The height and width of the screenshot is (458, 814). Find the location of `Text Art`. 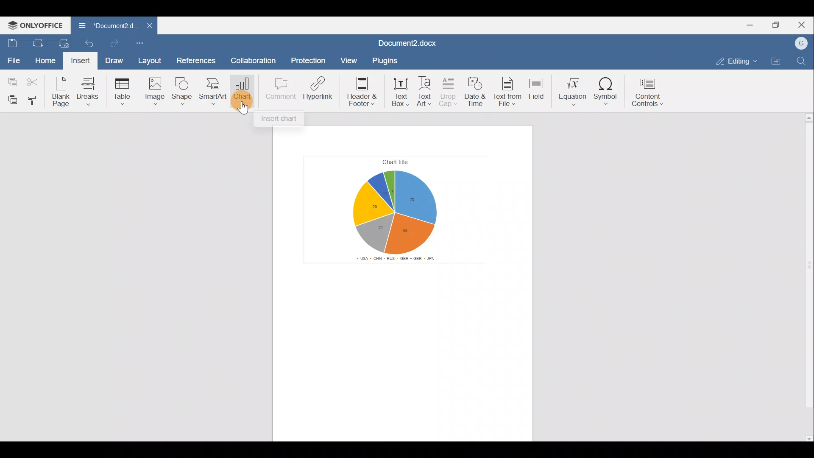

Text Art is located at coordinates (425, 91).